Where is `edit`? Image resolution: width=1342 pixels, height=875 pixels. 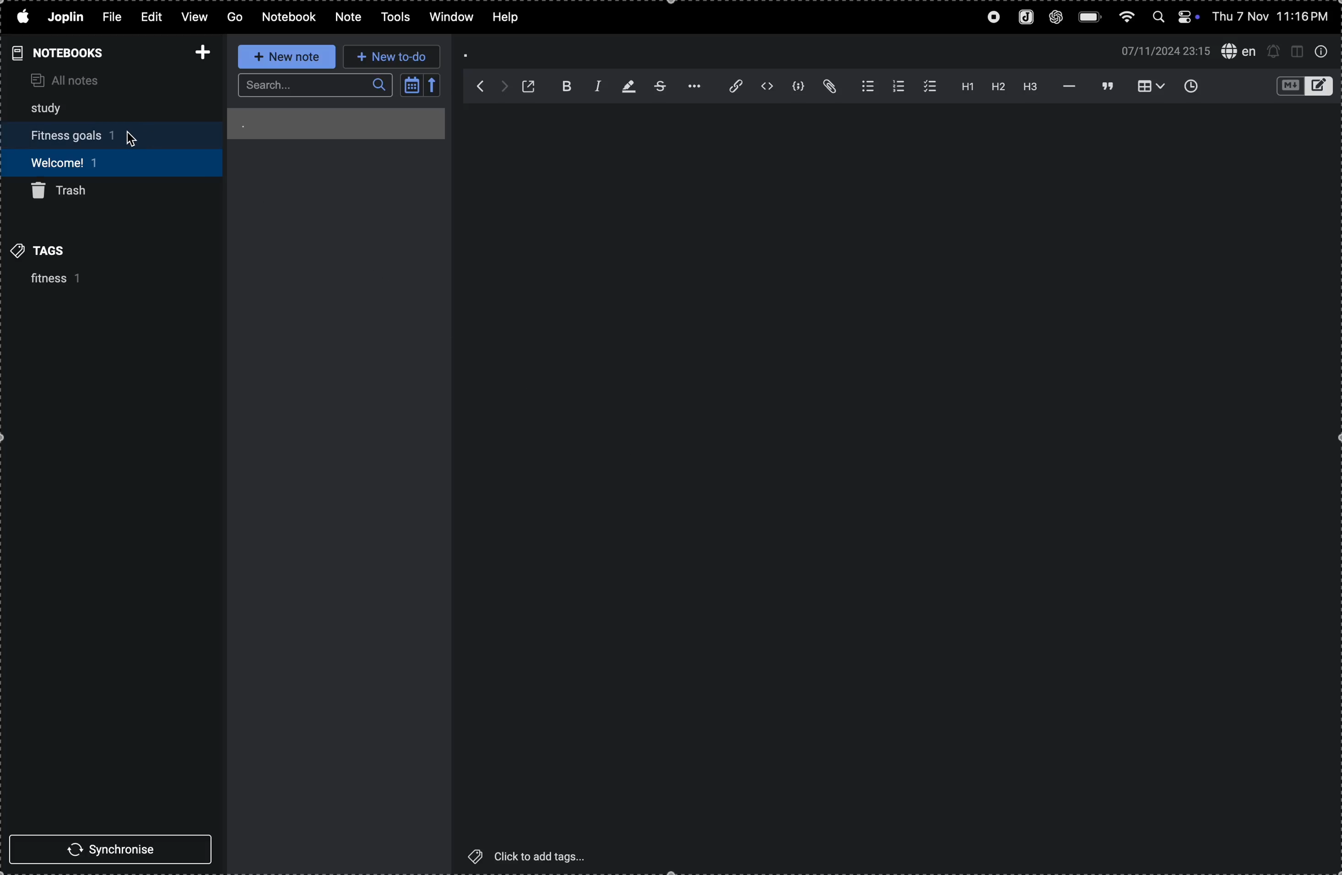
edit is located at coordinates (153, 16).